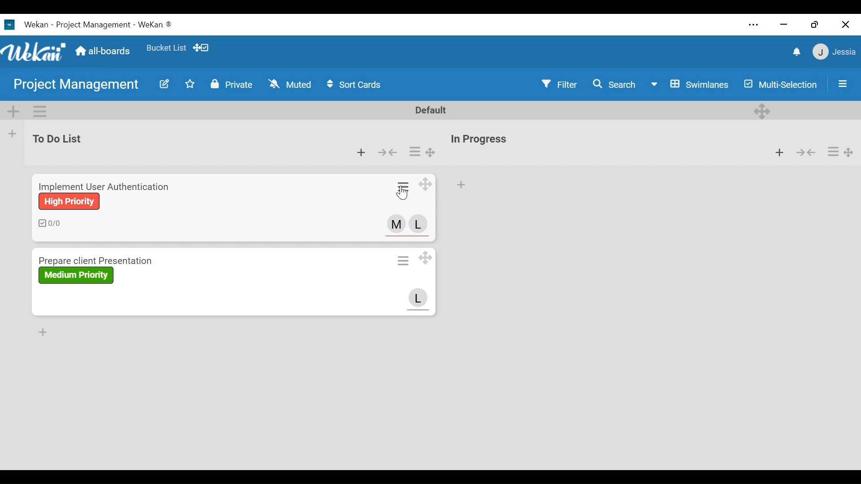  I want to click on Cursor, so click(401, 194).